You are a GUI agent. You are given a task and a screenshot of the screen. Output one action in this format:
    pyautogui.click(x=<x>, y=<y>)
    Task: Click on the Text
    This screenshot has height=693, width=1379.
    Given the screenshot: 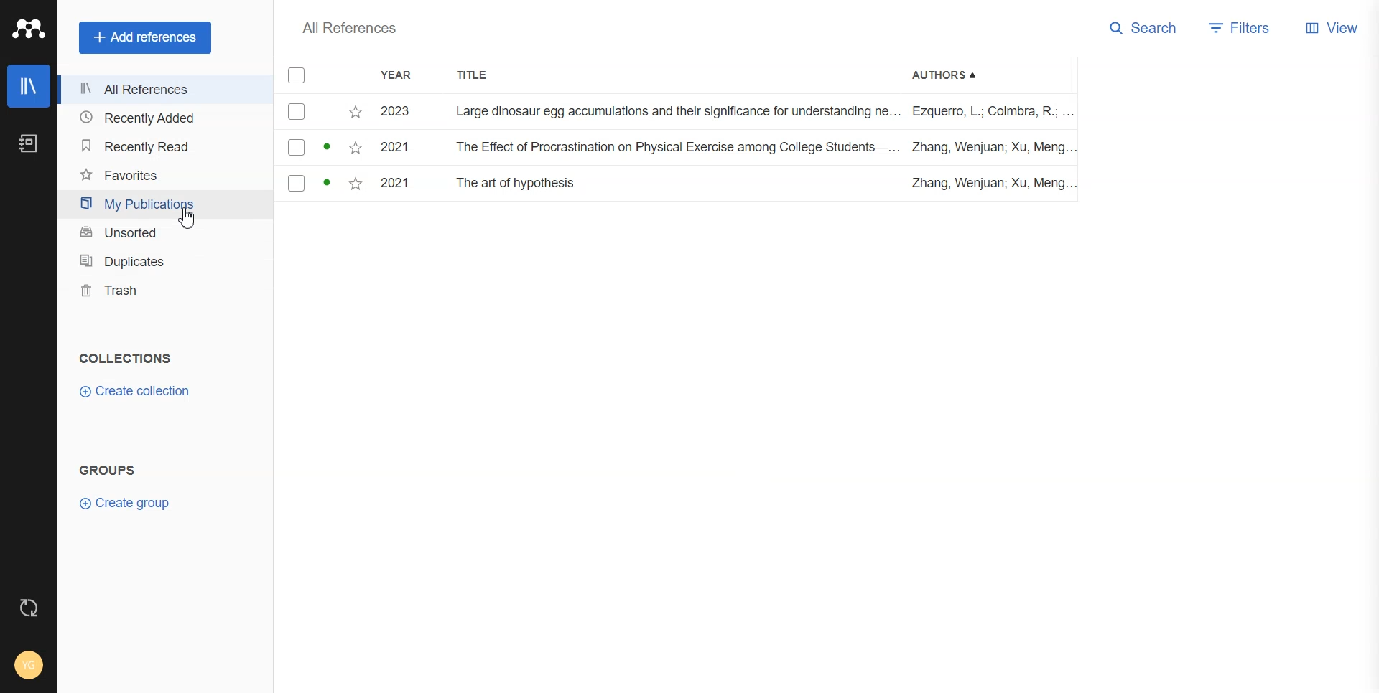 What is the action you would take?
    pyautogui.click(x=126, y=357)
    